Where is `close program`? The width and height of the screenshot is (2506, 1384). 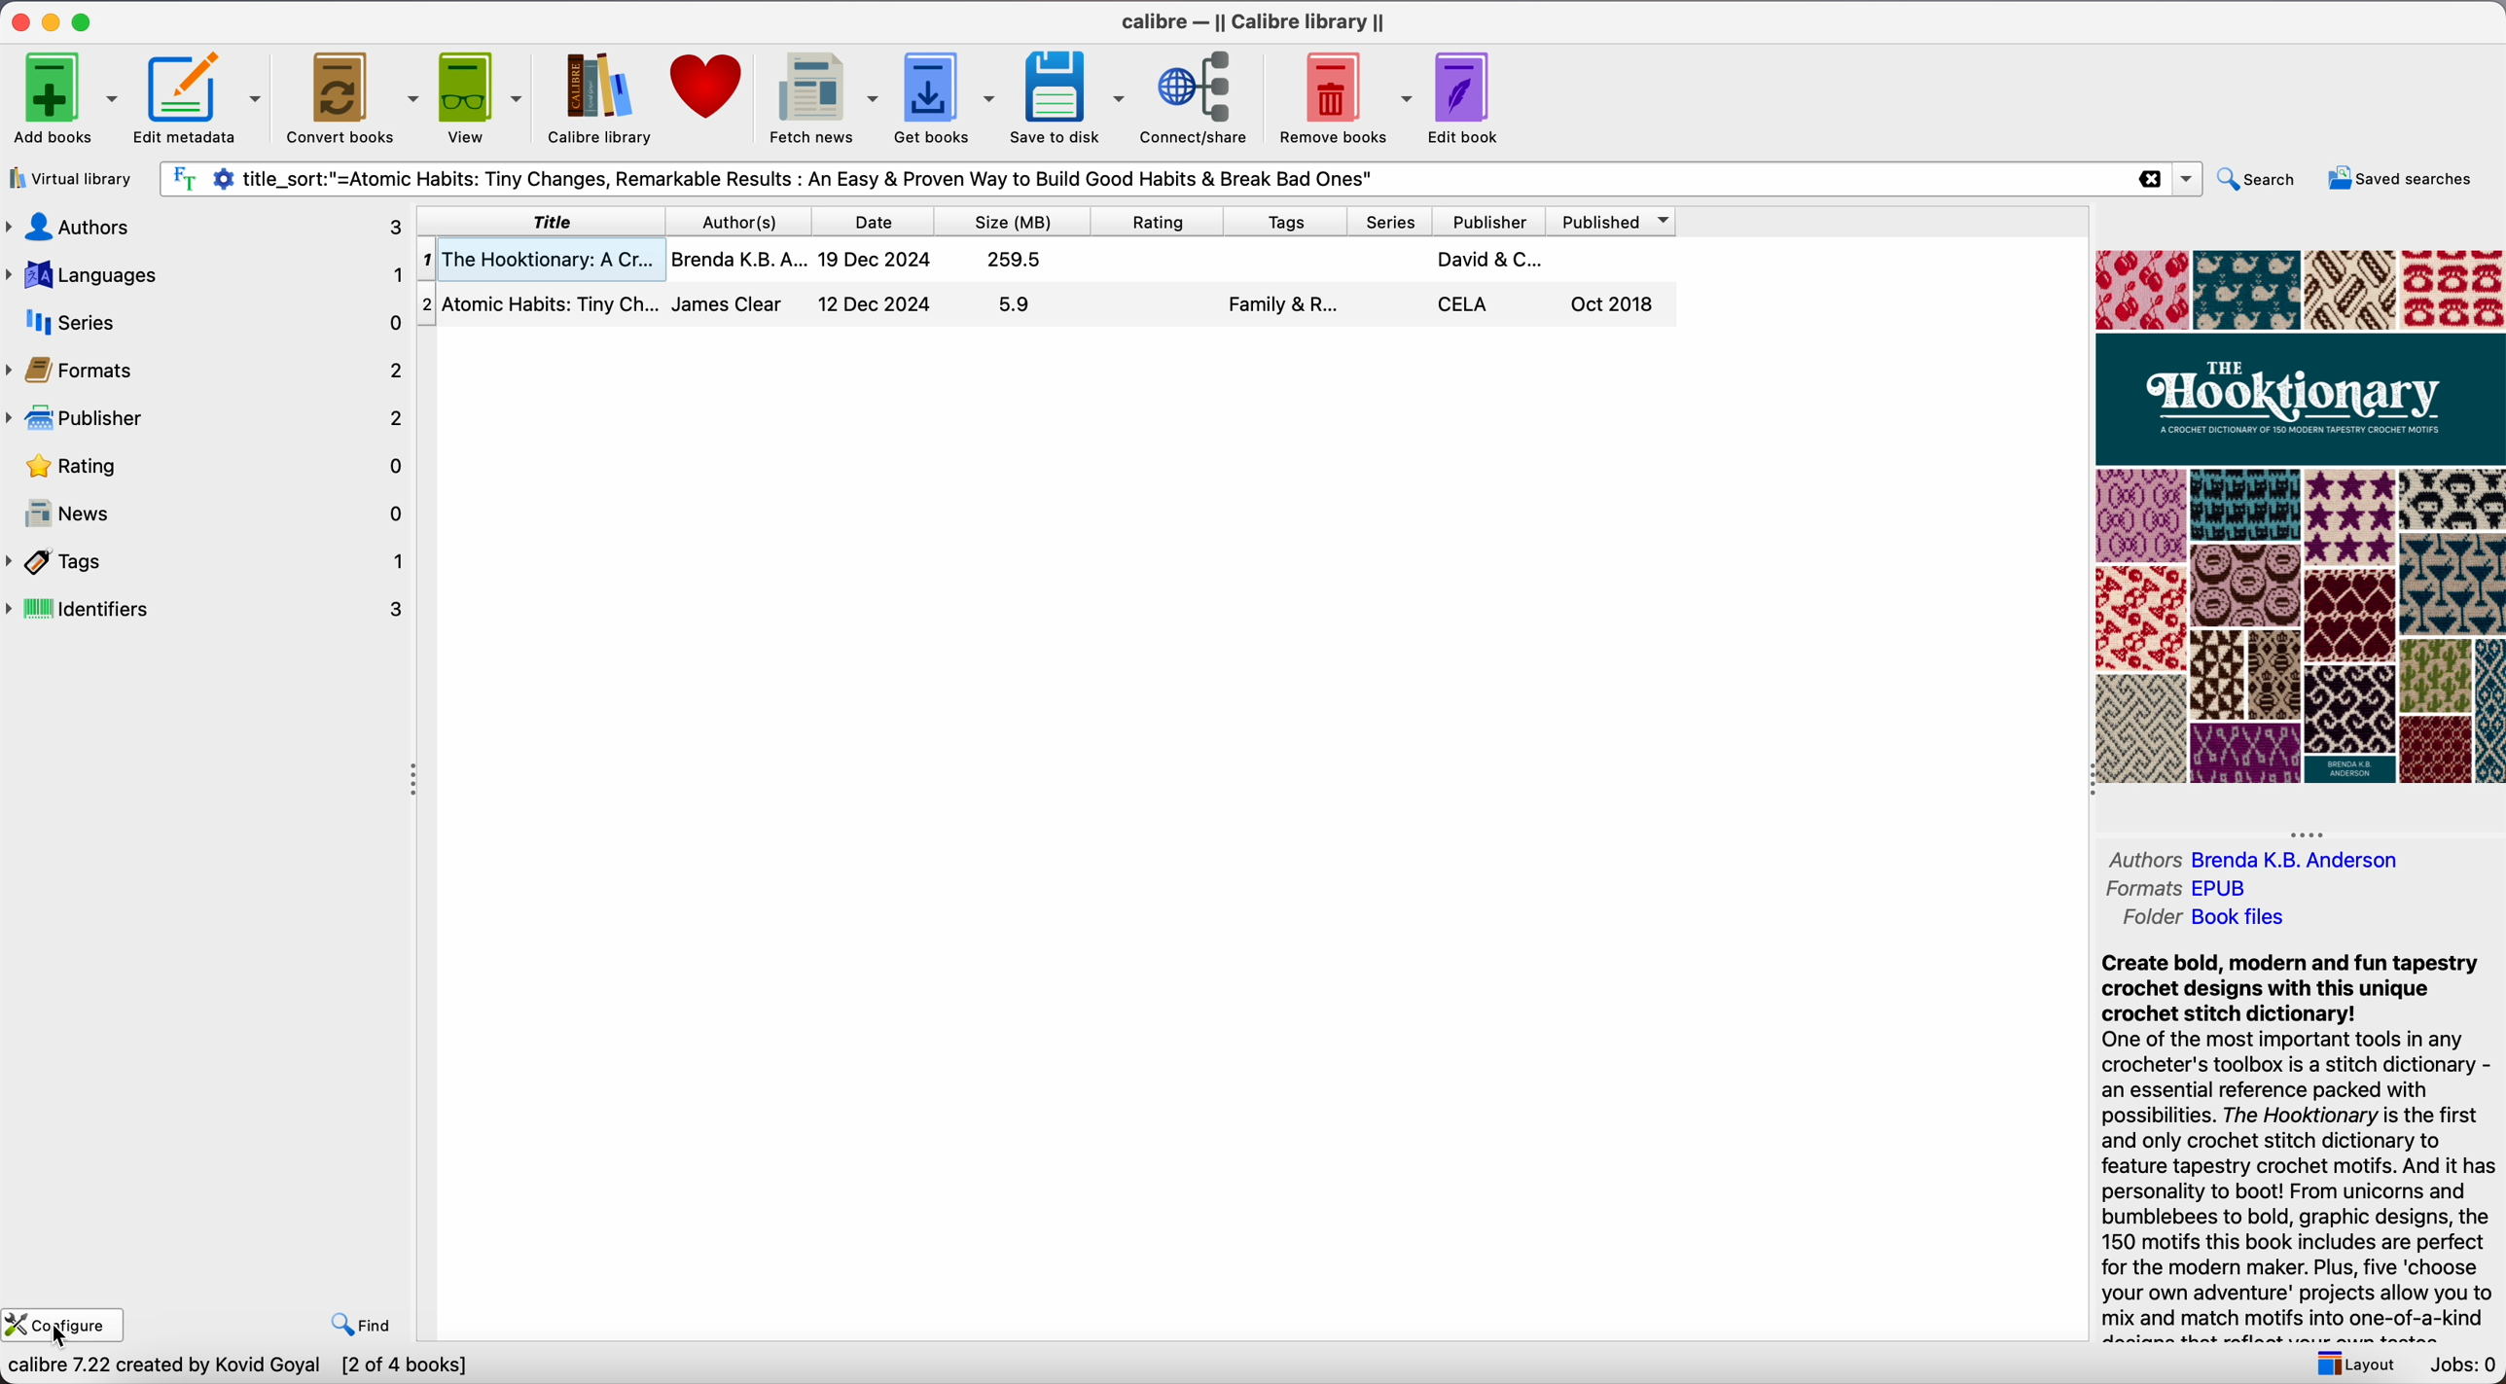 close program is located at coordinates (16, 21).